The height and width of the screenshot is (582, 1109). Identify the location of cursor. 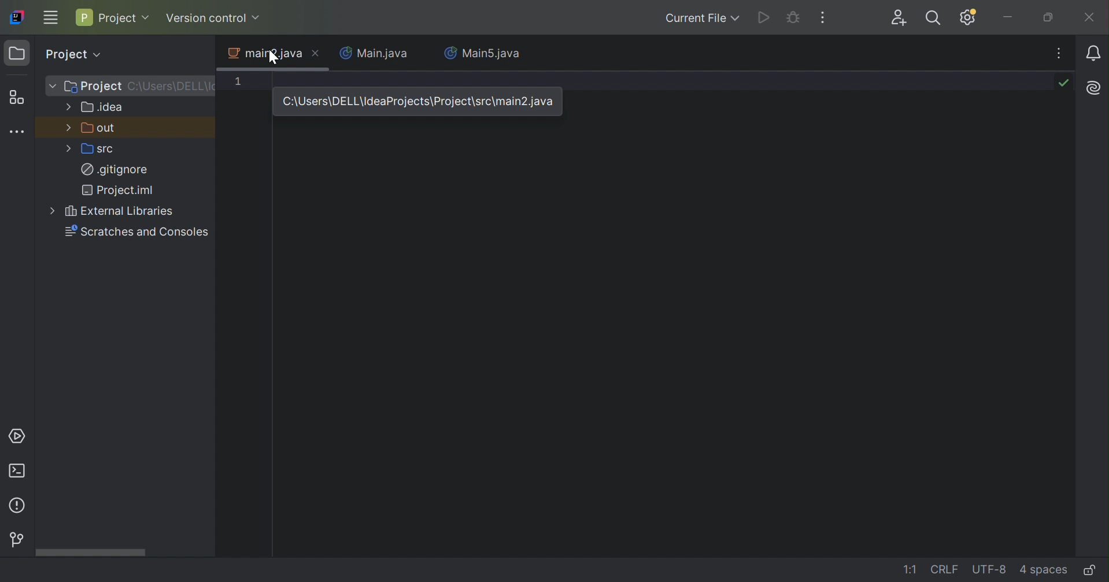
(272, 58).